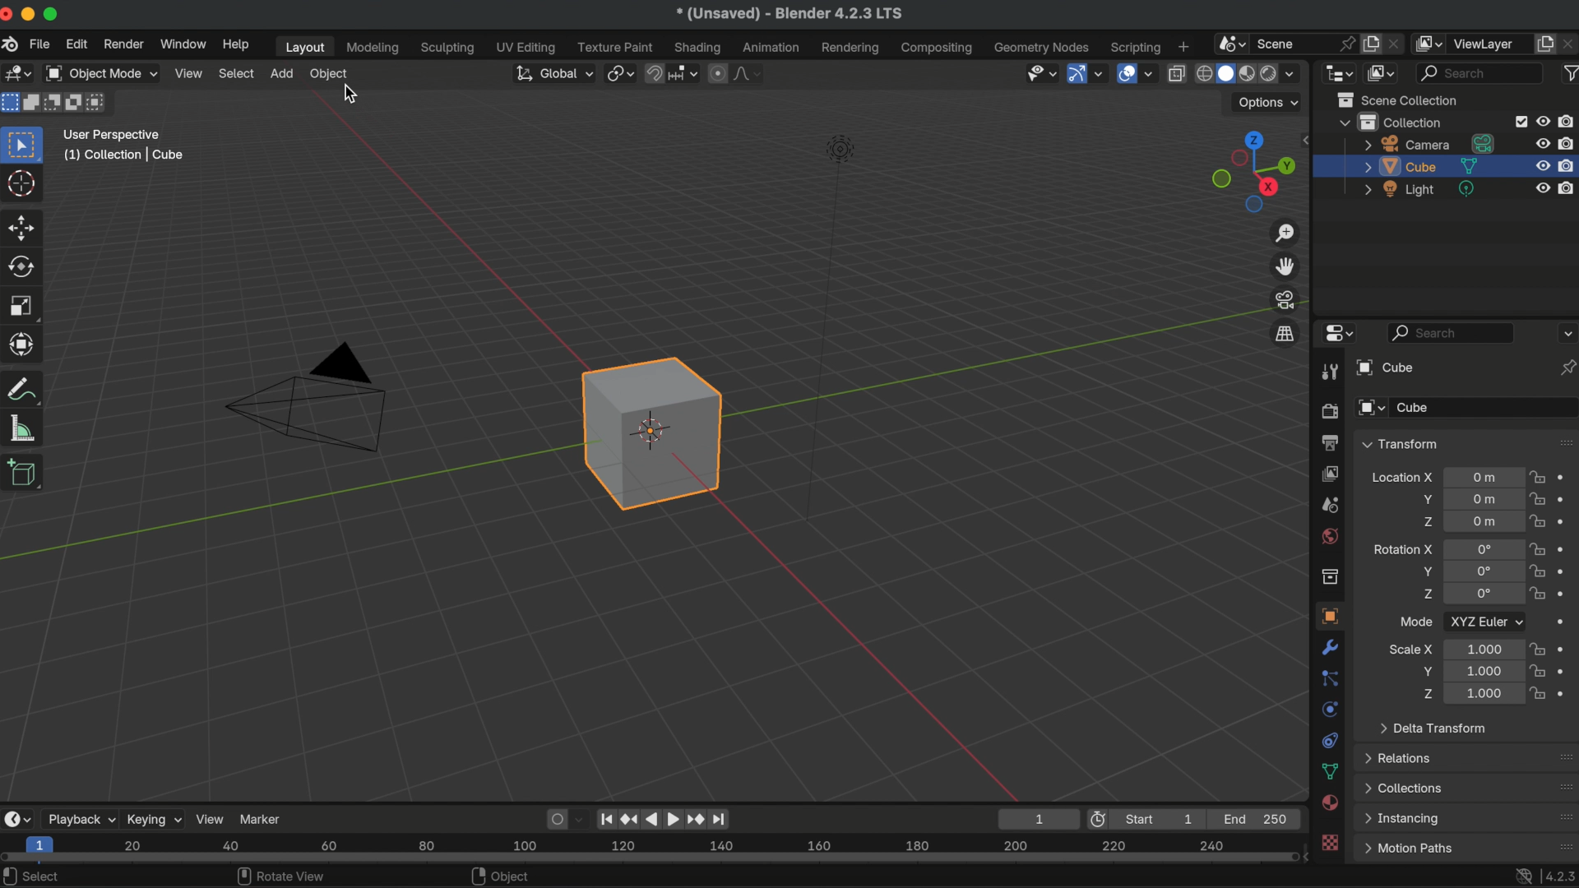 Image resolution: width=1579 pixels, height=888 pixels. I want to click on scale Z, so click(1425, 693).